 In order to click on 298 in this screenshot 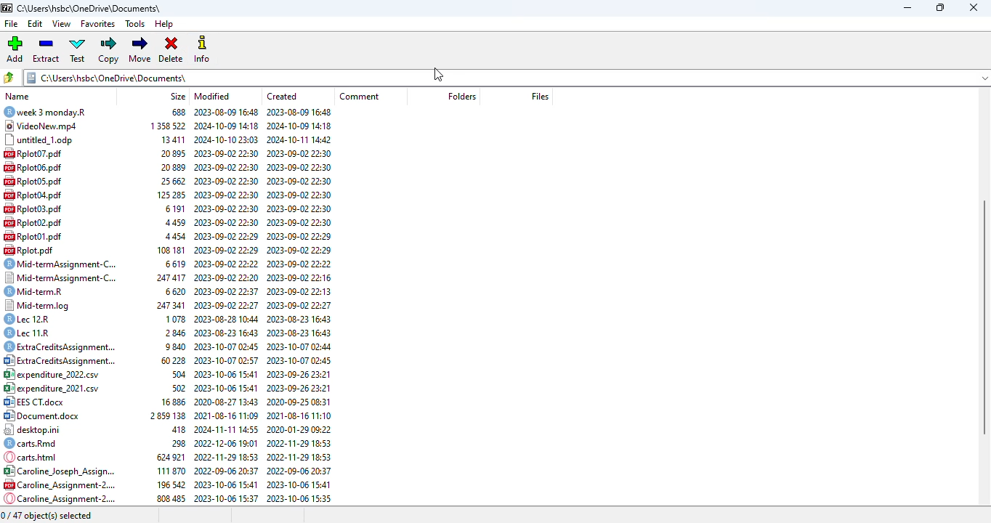, I will do `click(175, 442)`.